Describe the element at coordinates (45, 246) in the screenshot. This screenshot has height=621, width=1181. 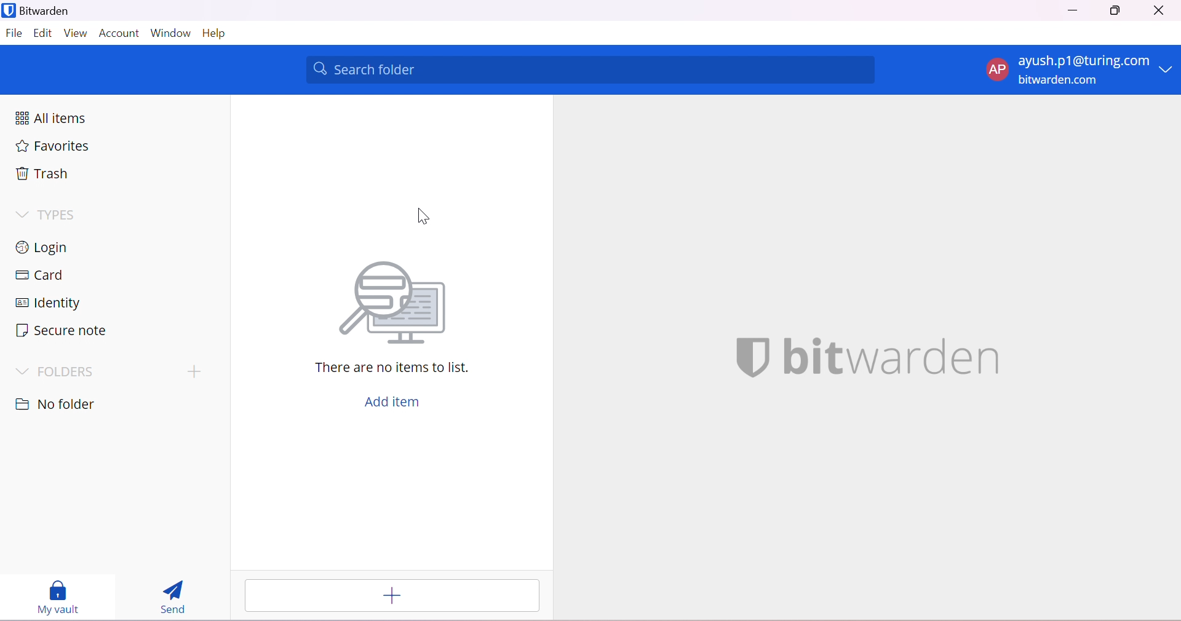
I see `Login` at that location.